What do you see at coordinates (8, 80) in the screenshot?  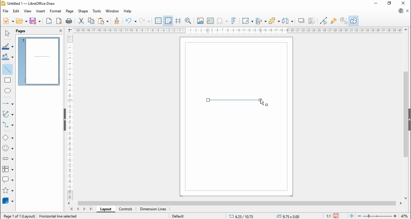 I see `rectangle` at bounding box center [8, 80].